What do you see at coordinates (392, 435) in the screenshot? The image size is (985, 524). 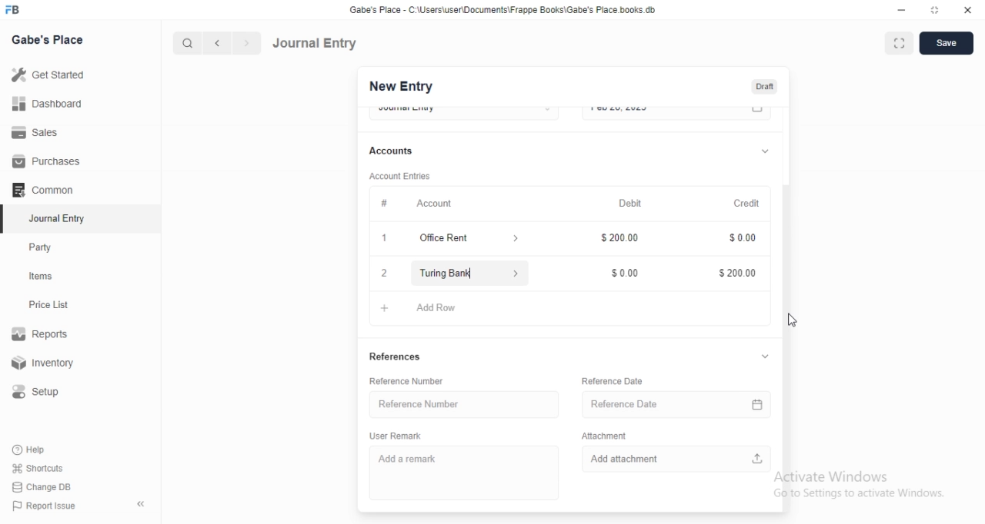 I see `User Remark.` at bounding box center [392, 435].